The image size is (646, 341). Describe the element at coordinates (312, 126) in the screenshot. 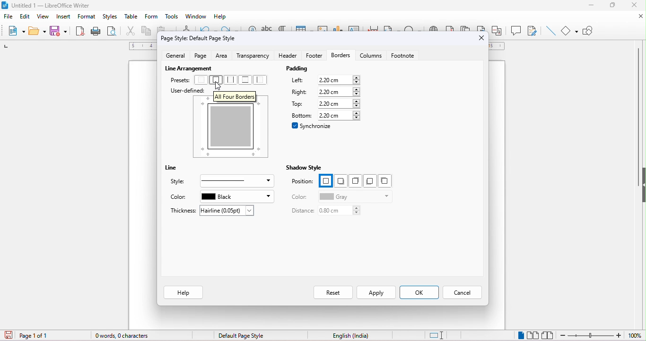

I see `synchronize` at that location.